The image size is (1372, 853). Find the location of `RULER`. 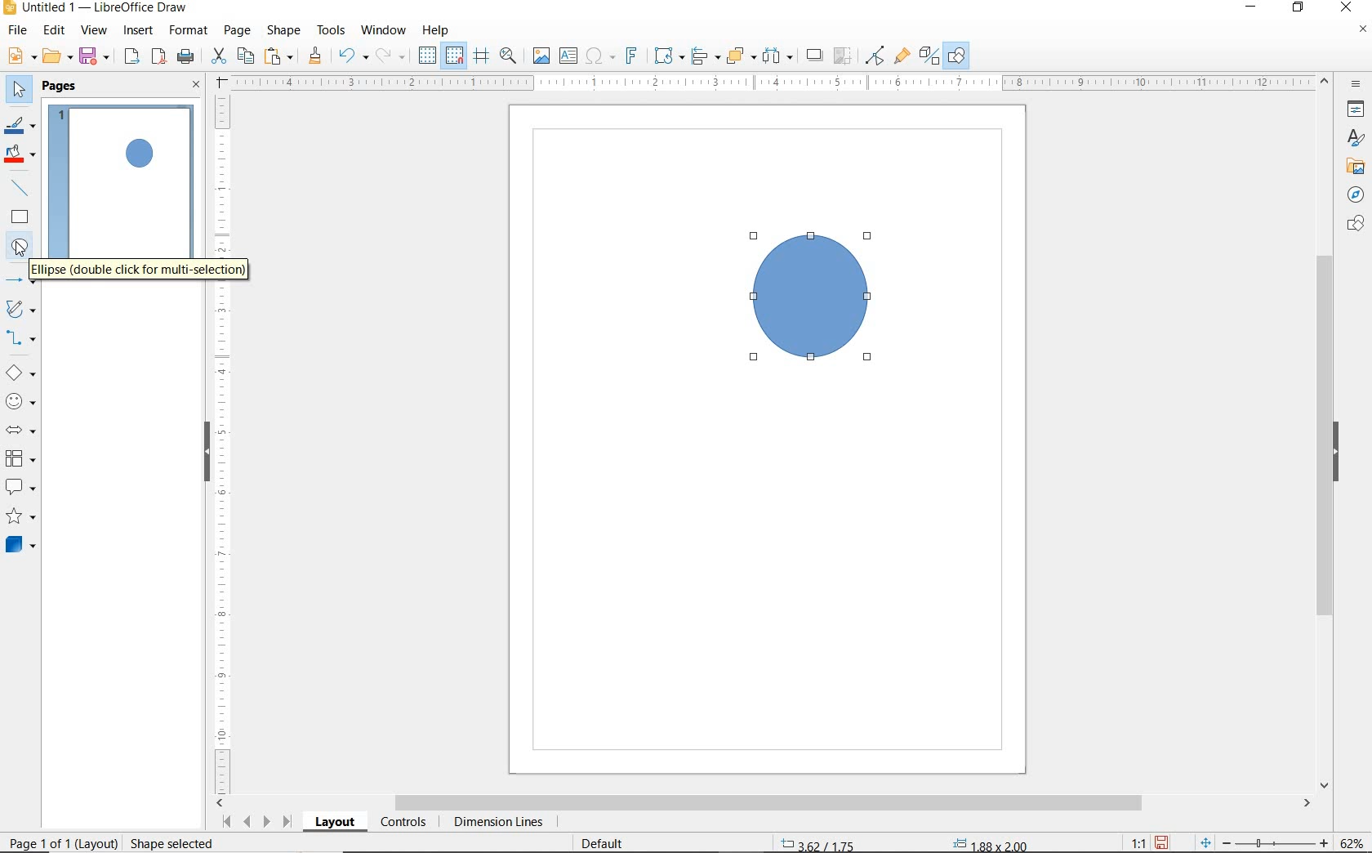

RULER is located at coordinates (224, 442).